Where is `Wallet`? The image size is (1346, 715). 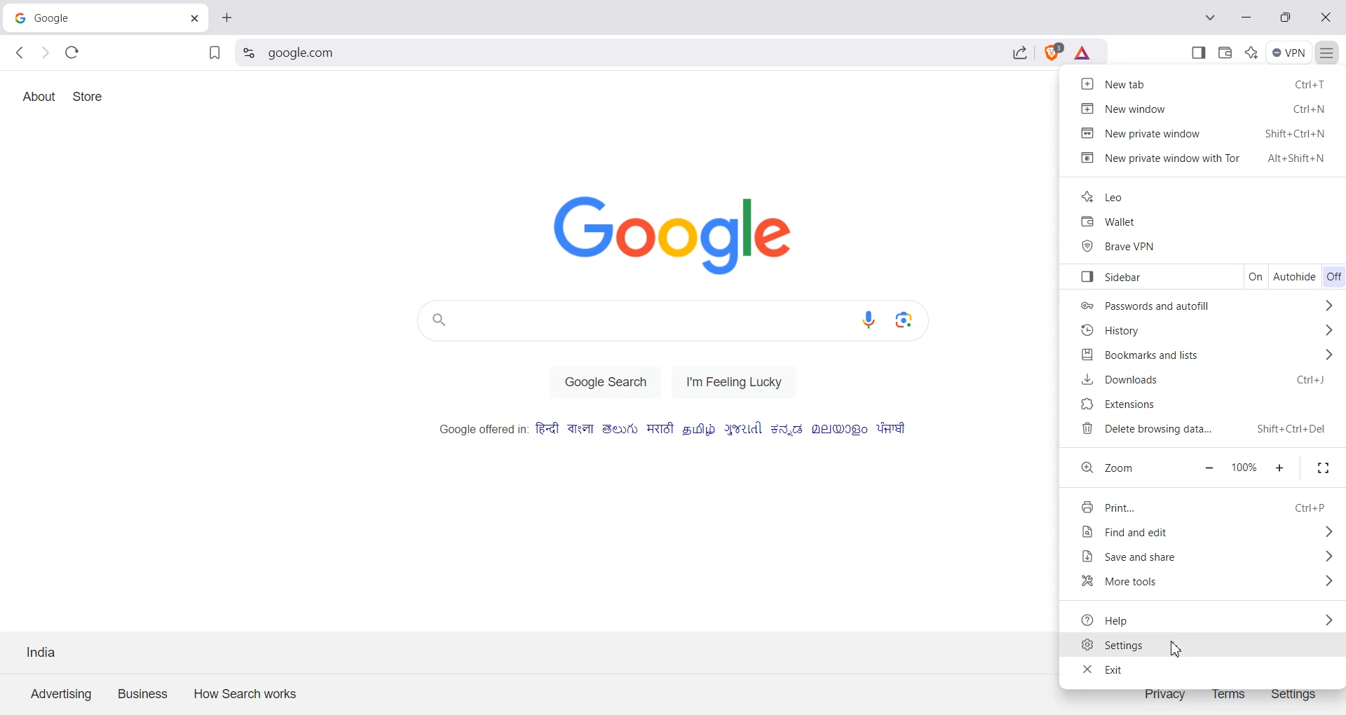
Wallet is located at coordinates (1225, 51).